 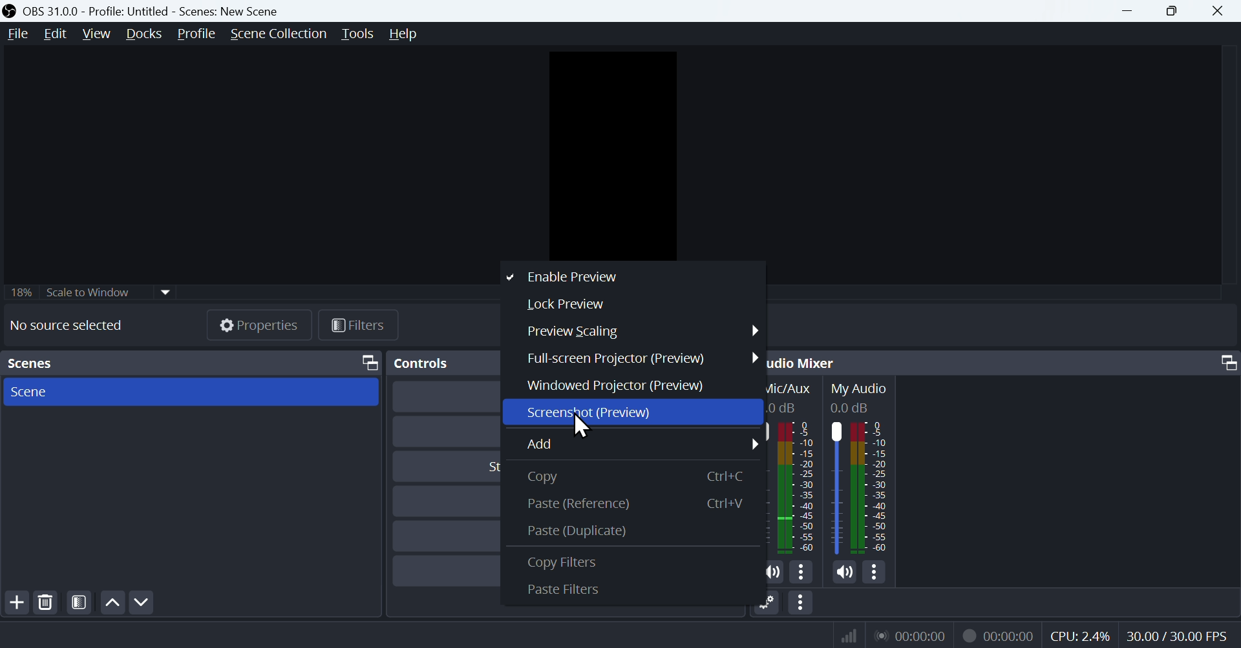 What do you see at coordinates (76, 601) in the screenshot?
I see `Scene Filters` at bounding box center [76, 601].